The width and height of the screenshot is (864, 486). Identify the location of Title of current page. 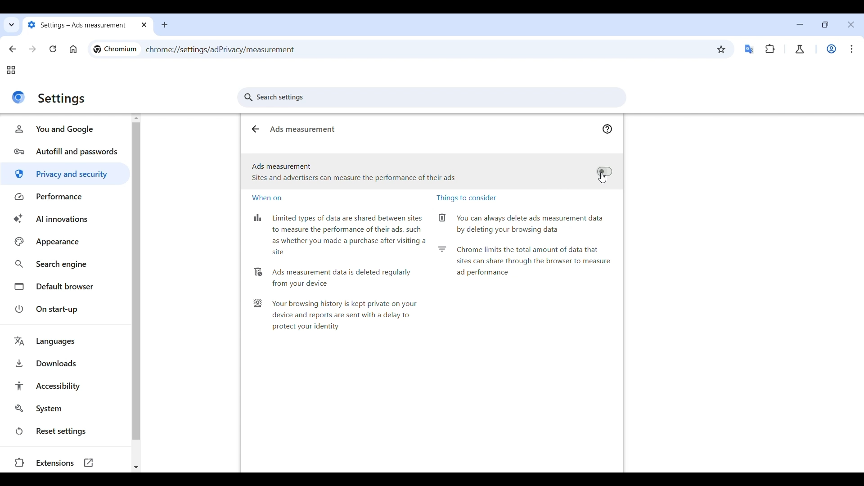
(61, 99).